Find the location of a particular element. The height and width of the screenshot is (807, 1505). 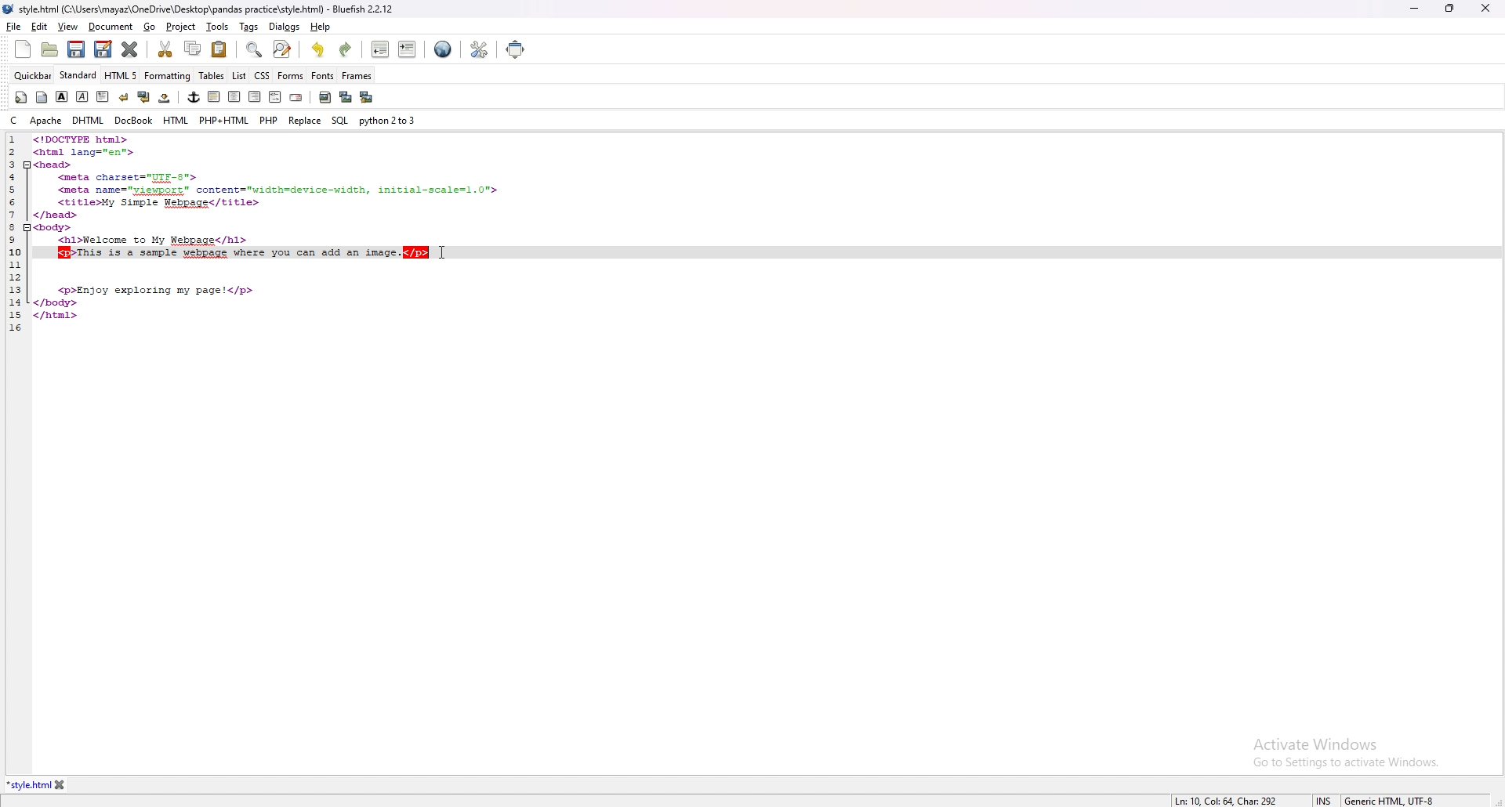

find bar is located at coordinates (255, 49).